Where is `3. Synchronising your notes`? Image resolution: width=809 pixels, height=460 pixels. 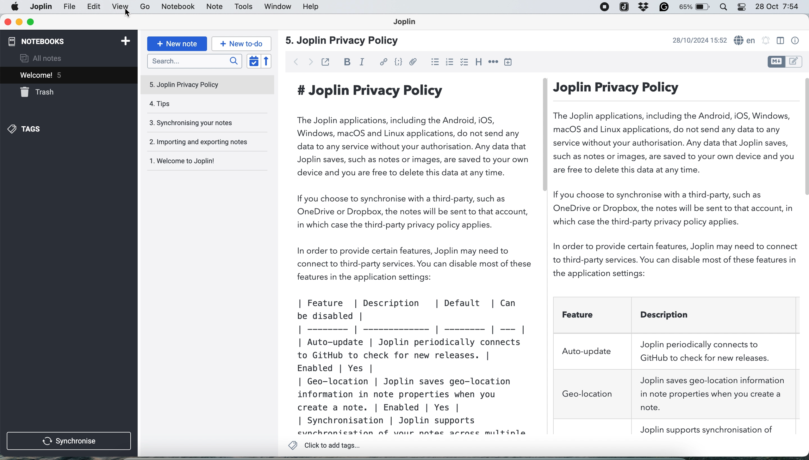
3. Synchronising your notes is located at coordinates (205, 124).